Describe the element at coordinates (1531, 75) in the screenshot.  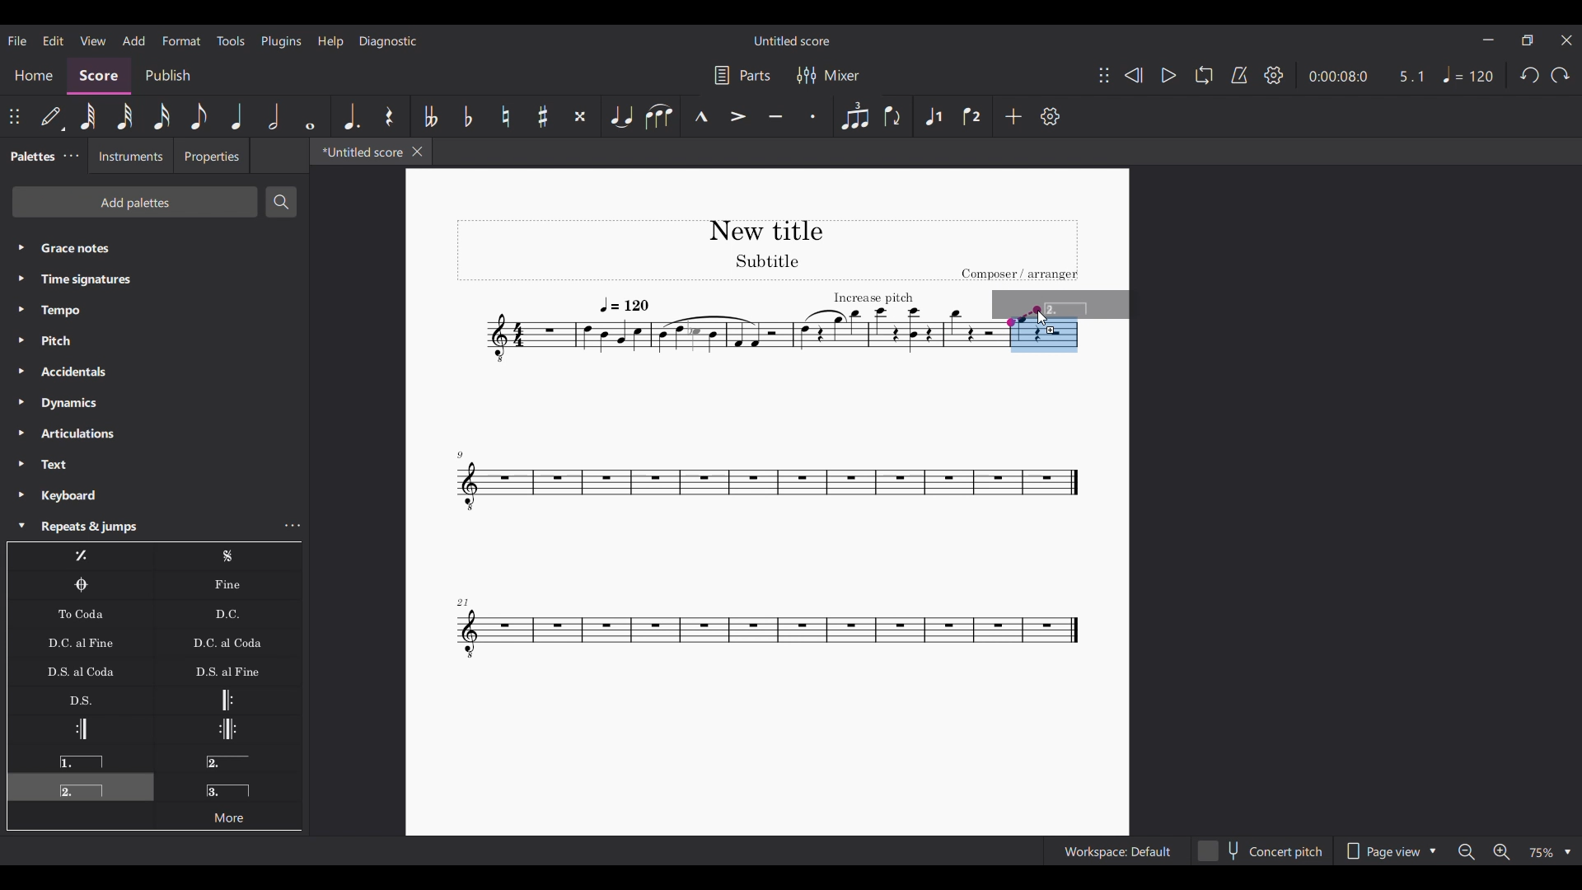
I see `Undo` at that location.